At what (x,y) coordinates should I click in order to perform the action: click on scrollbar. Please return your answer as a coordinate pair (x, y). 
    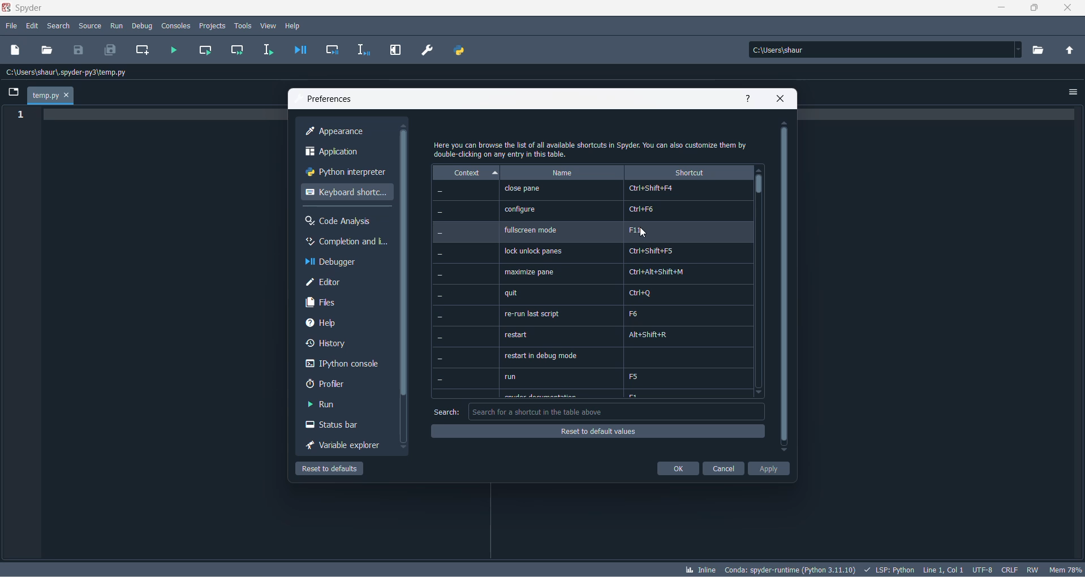
    Looking at the image, I should click on (783, 287).